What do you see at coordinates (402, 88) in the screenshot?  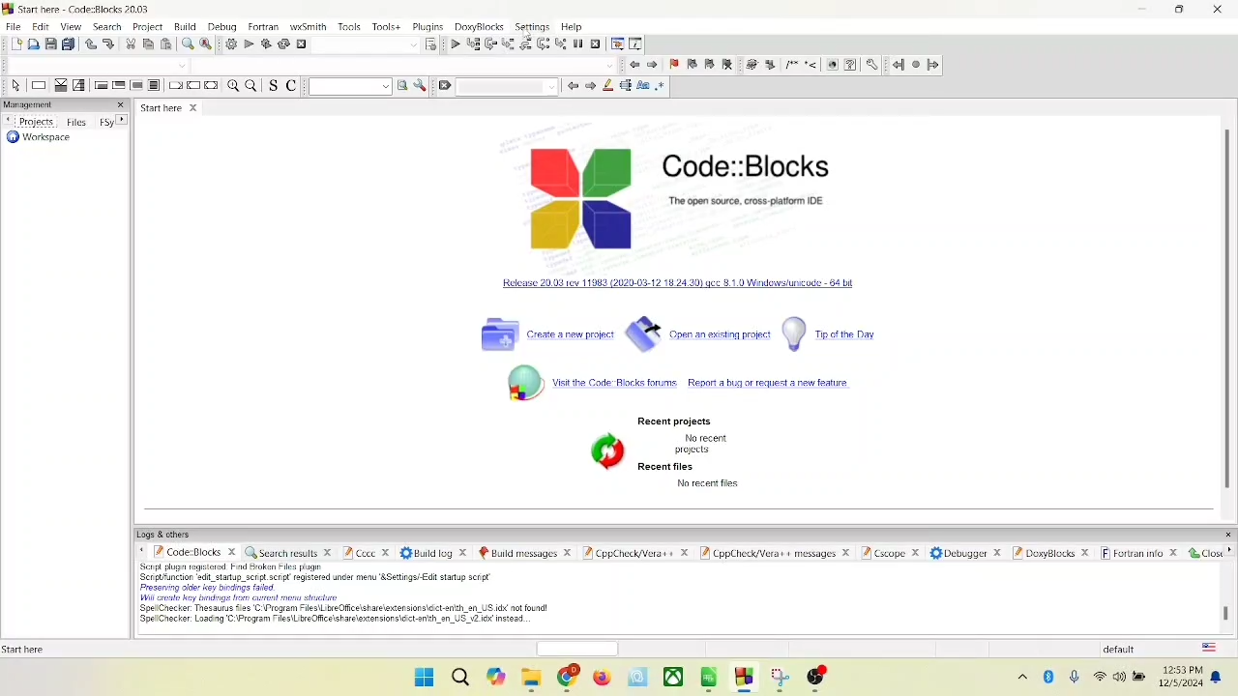 I see `run search` at bounding box center [402, 88].